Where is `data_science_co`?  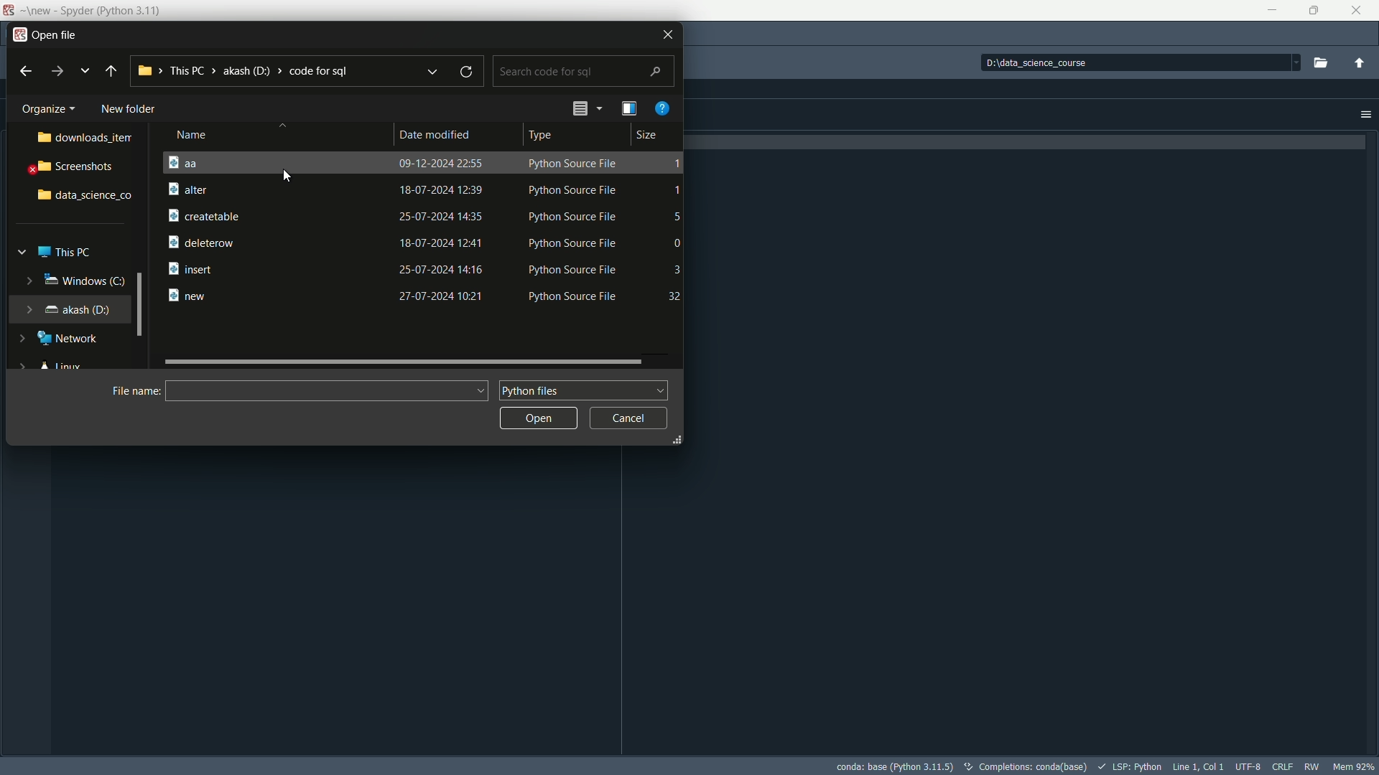
data_science_co is located at coordinates (85, 197).